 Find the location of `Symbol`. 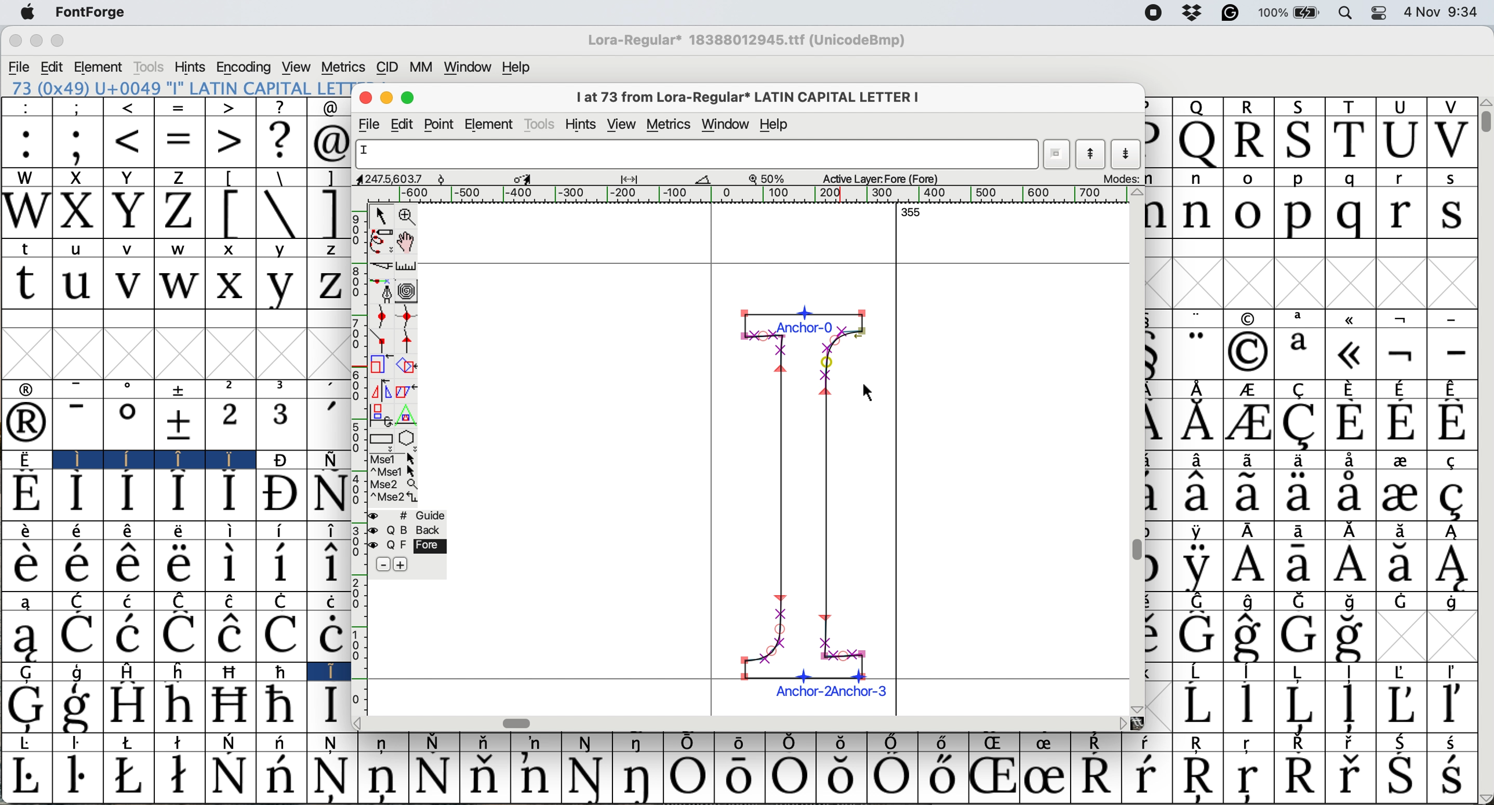

Symbol is located at coordinates (1253, 672).